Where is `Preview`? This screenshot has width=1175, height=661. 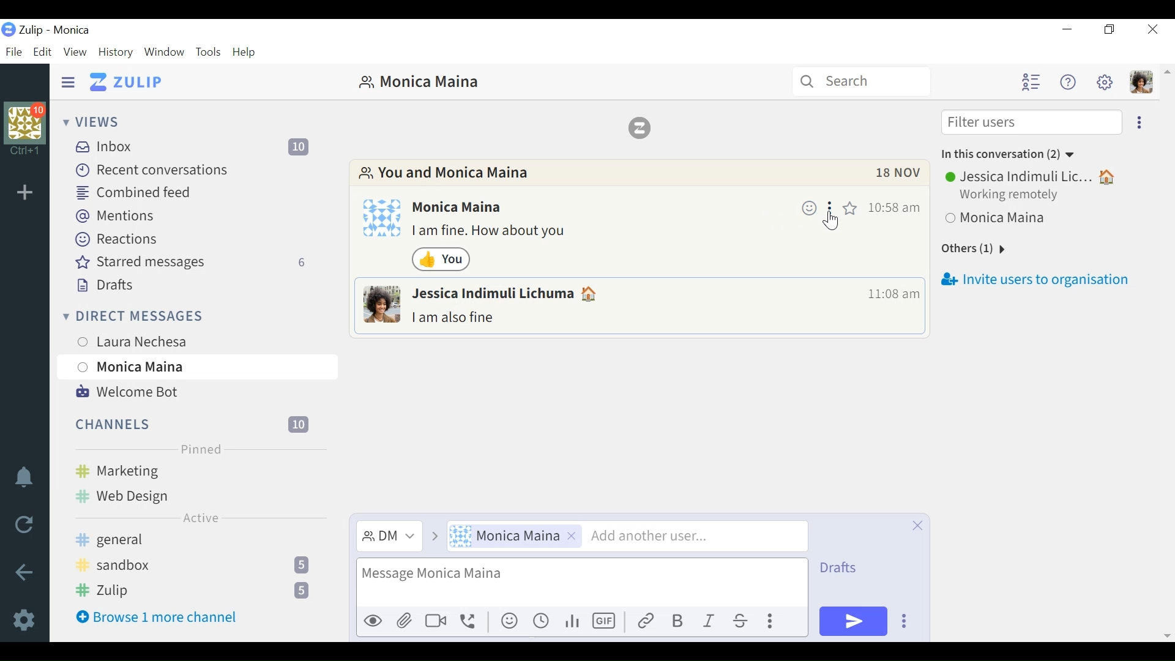 Preview is located at coordinates (373, 622).